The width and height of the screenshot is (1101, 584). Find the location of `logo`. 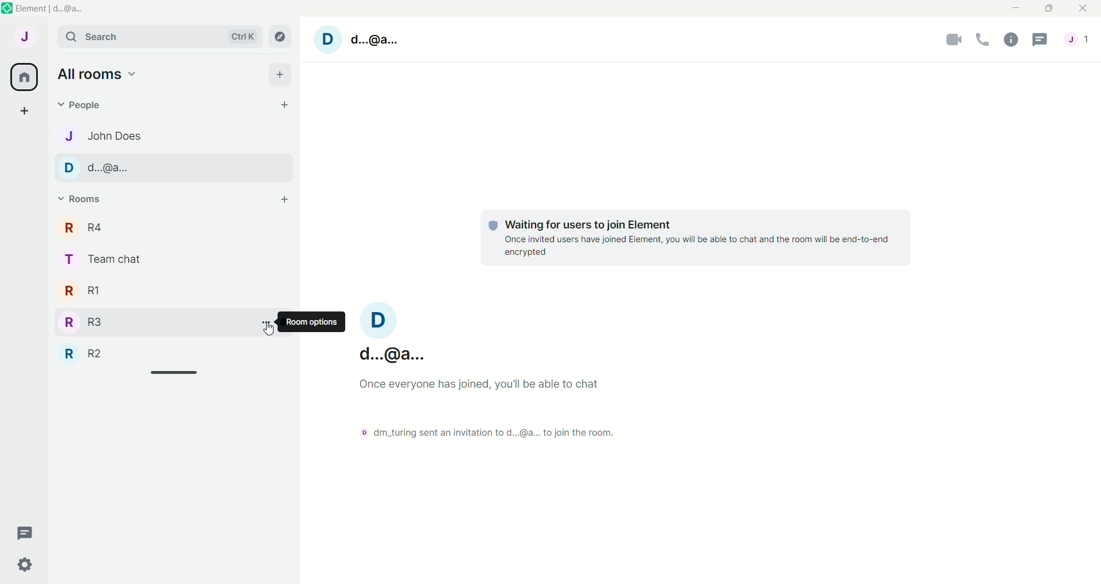

logo is located at coordinates (7, 9).